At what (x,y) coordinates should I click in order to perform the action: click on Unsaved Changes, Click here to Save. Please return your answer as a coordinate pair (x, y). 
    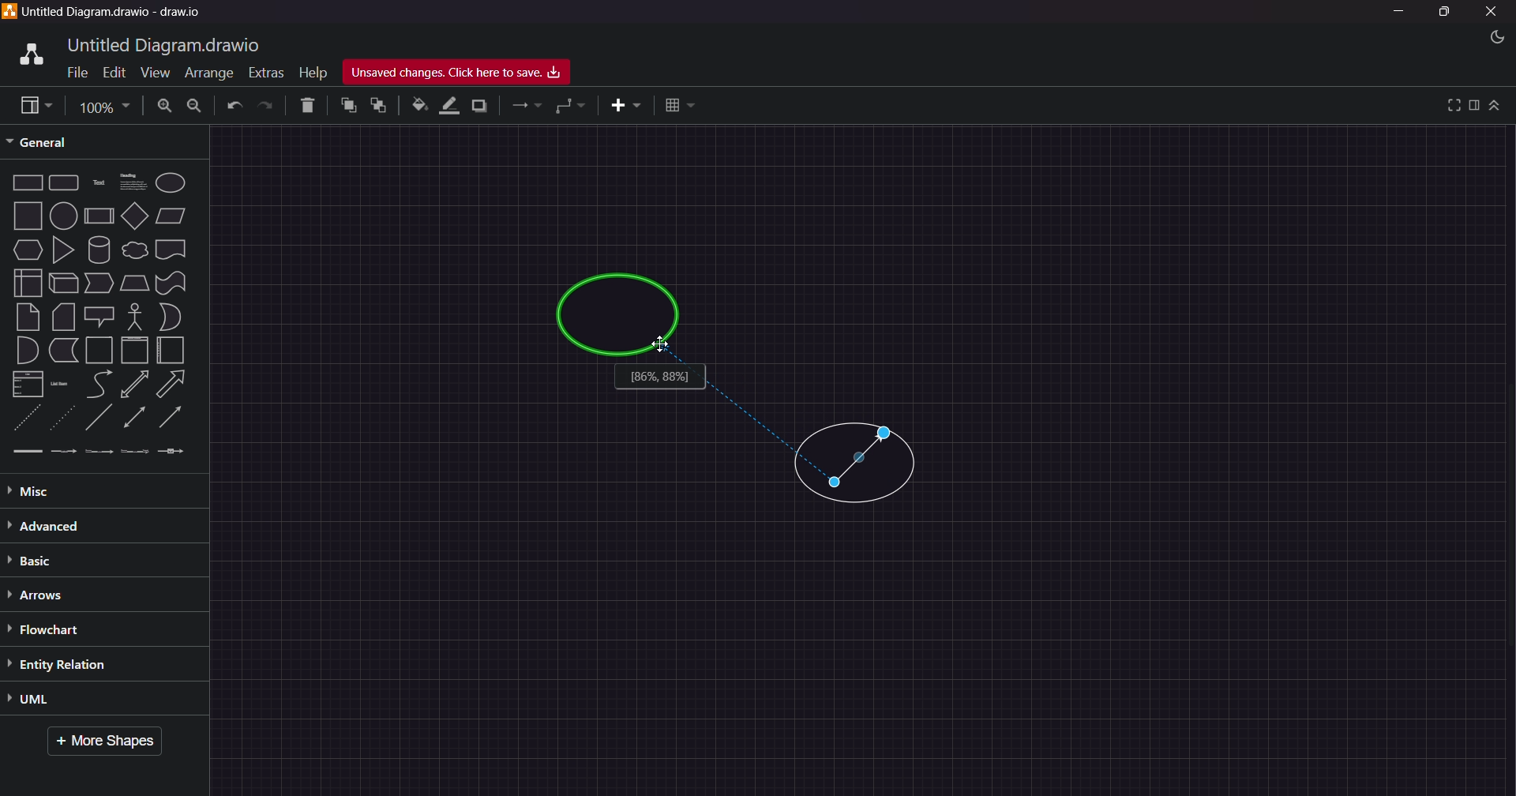
    Looking at the image, I should click on (463, 73).